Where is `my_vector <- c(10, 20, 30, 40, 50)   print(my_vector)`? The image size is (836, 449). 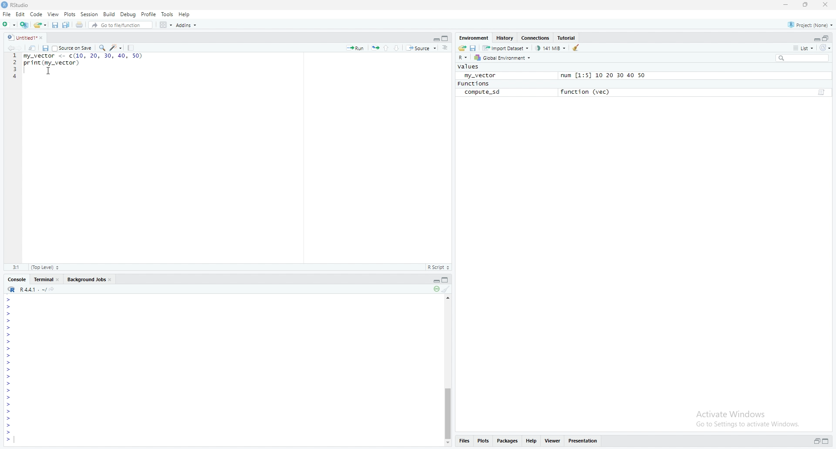
my_vector <- c(10, 20, 30, 40, 50)   print(my_vector) is located at coordinates (82, 64).